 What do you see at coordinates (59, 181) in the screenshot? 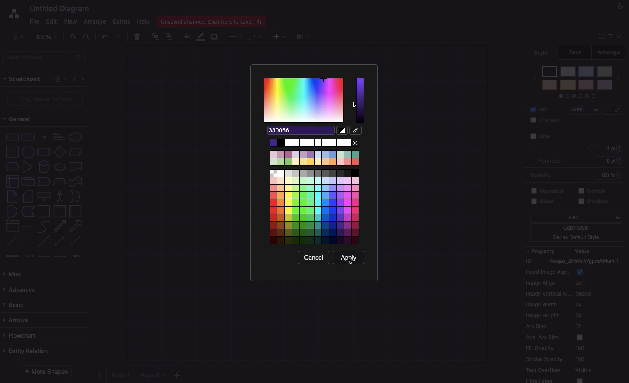
I see `trapezoid` at bounding box center [59, 181].